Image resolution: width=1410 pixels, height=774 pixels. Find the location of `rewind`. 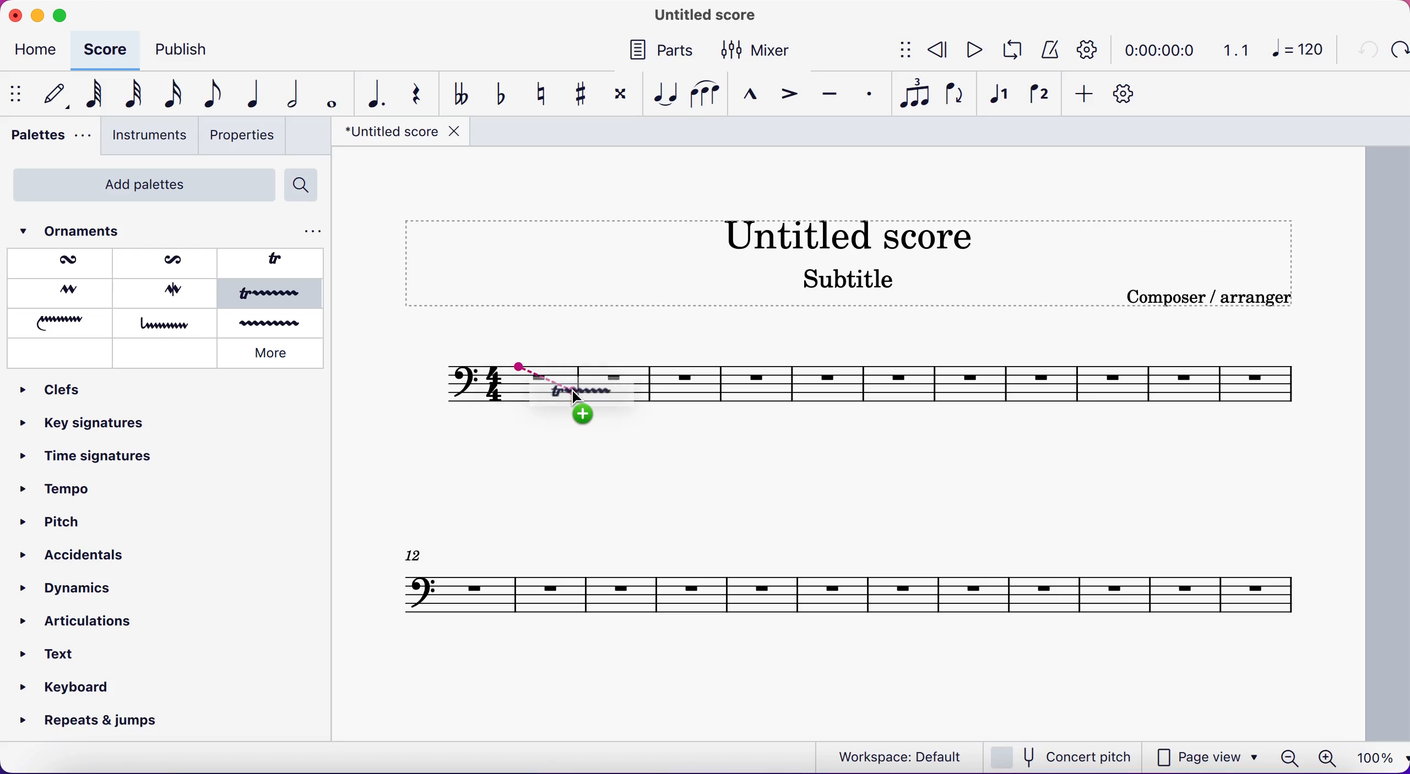

rewind is located at coordinates (939, 51).